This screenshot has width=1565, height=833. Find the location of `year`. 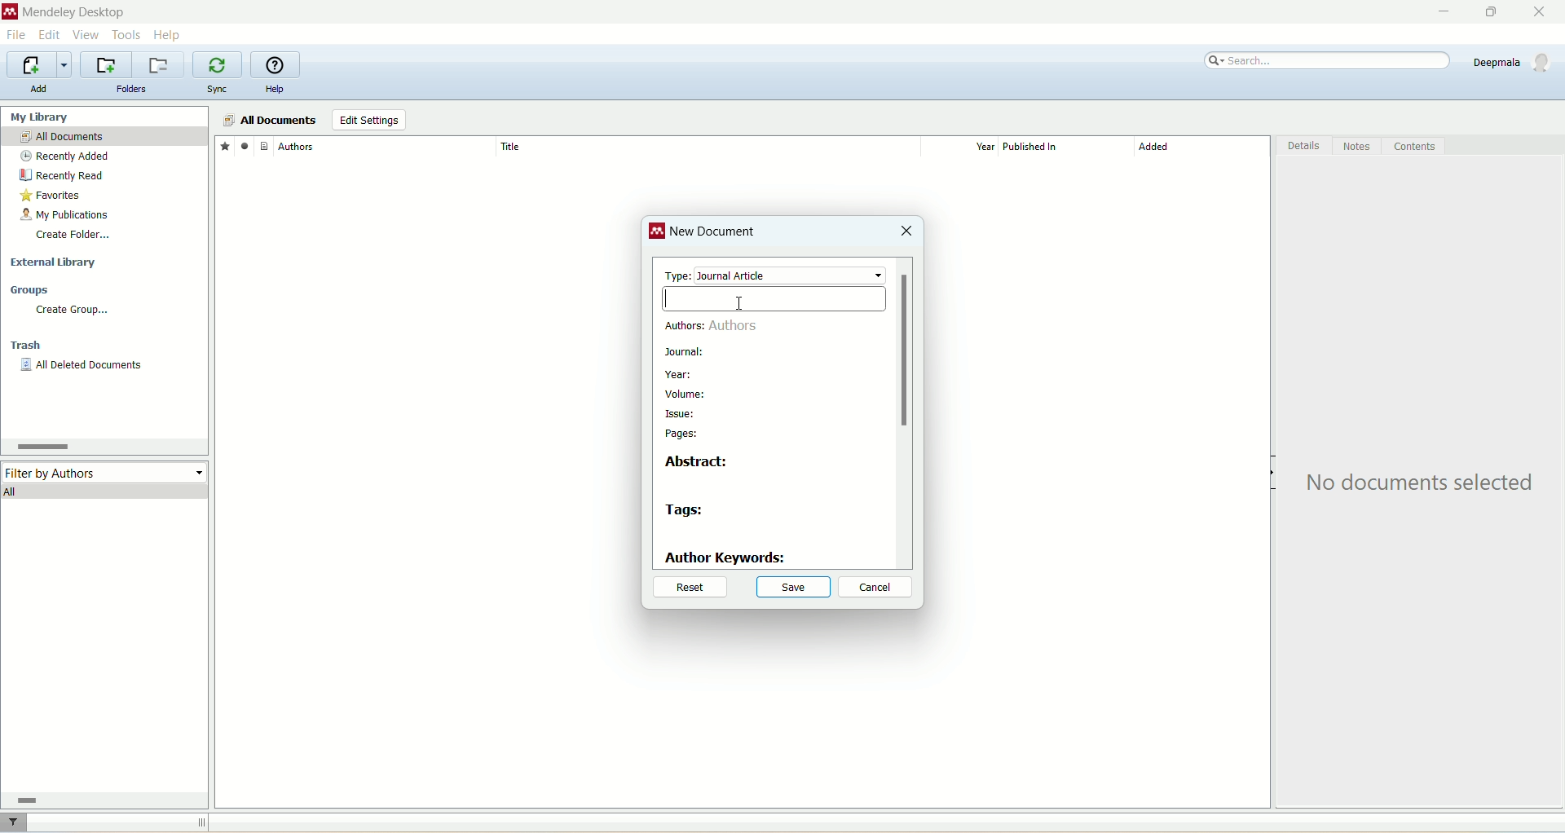

year is located at coordinates (965, 147).